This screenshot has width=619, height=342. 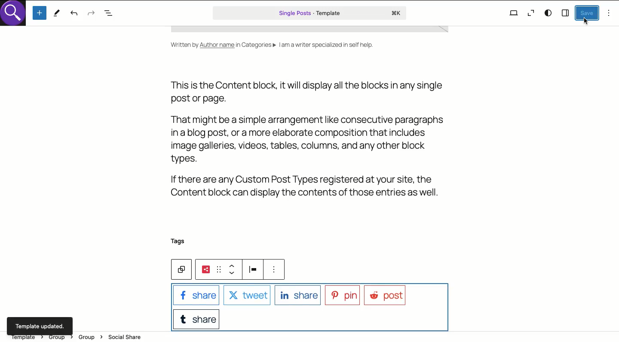 I want to click on Document overview, so click(x=110, y=14).